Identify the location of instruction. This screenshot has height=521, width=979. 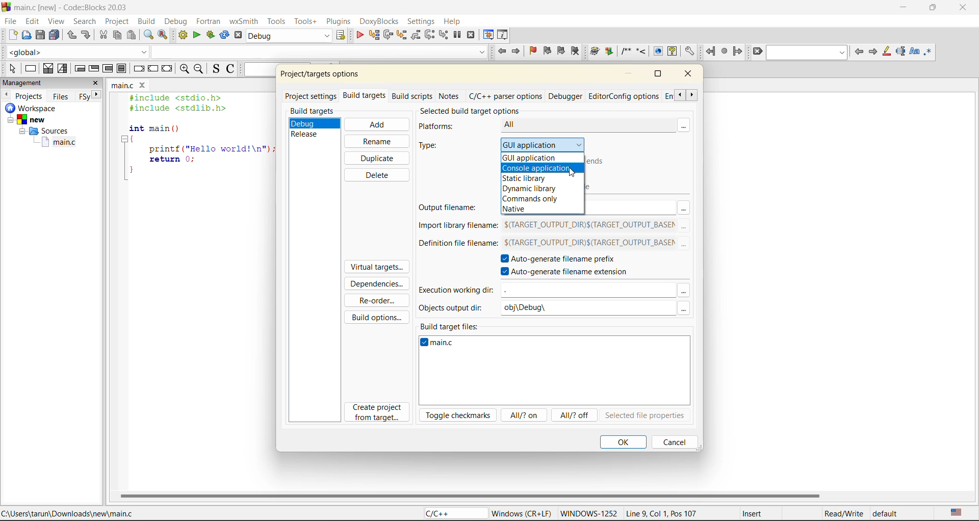
(32, 68).